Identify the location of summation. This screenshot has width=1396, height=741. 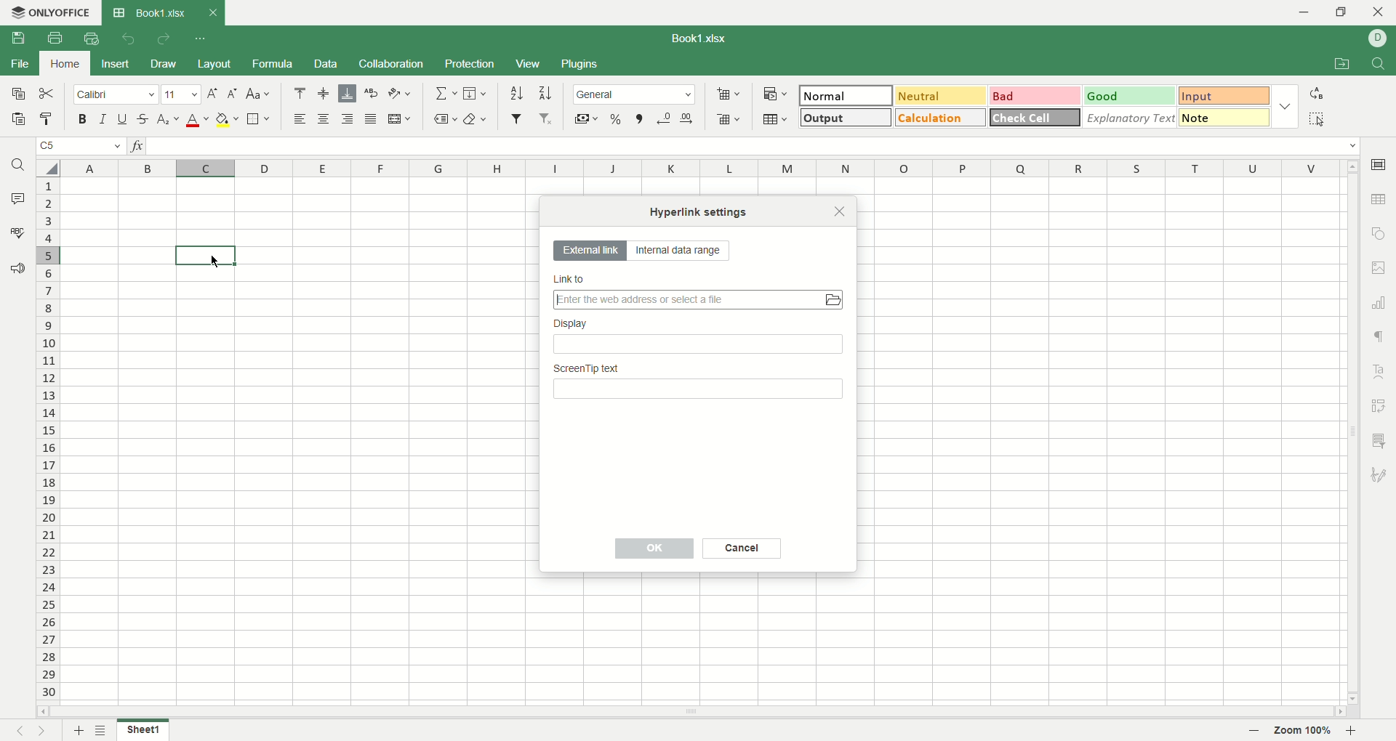
(444, 94).